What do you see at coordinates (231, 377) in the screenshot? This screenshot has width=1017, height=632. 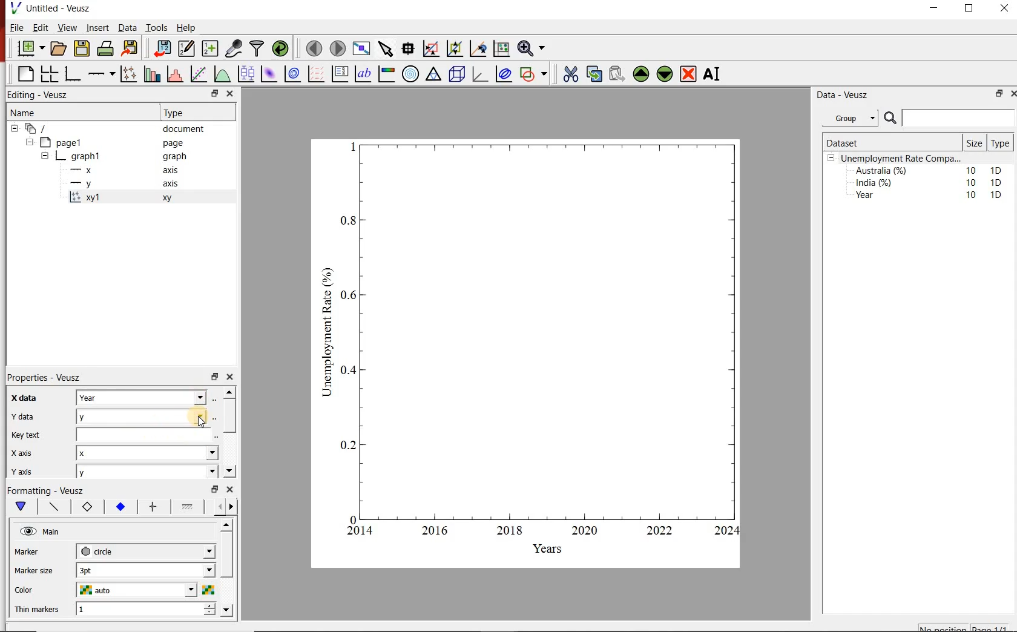 I see `close` at bounding box center [231, 377].